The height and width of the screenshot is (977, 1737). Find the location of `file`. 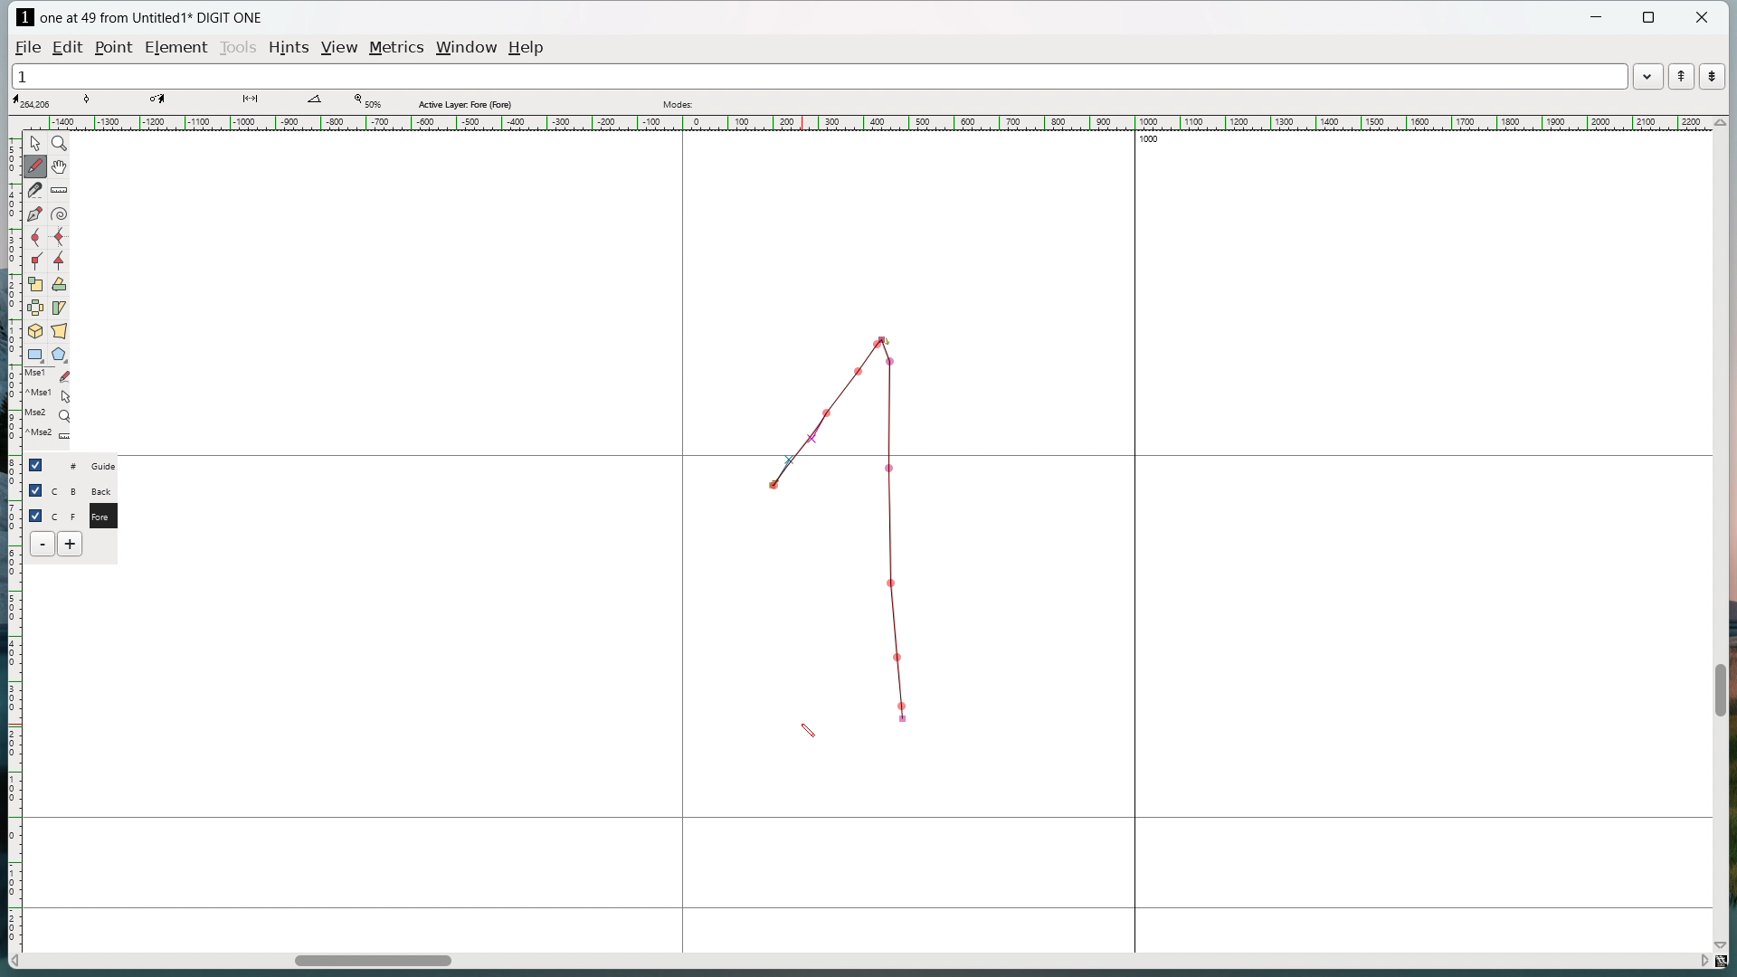

file is located at coordinates (28, 46).